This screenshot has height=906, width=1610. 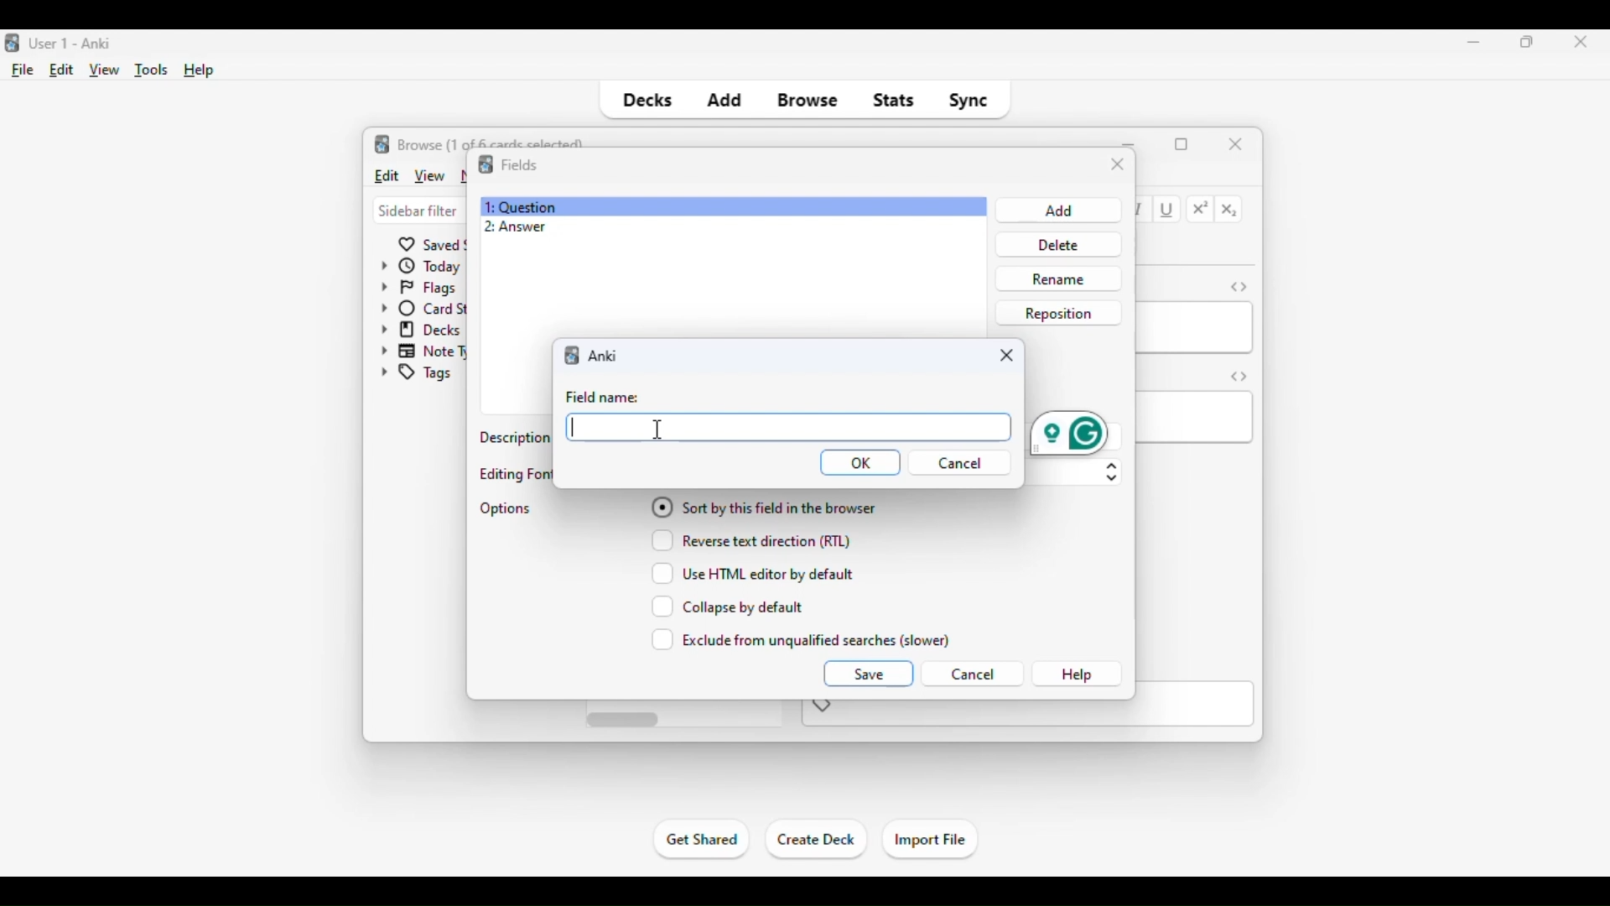 I want to click on cursor, so click(x=656, y=431).